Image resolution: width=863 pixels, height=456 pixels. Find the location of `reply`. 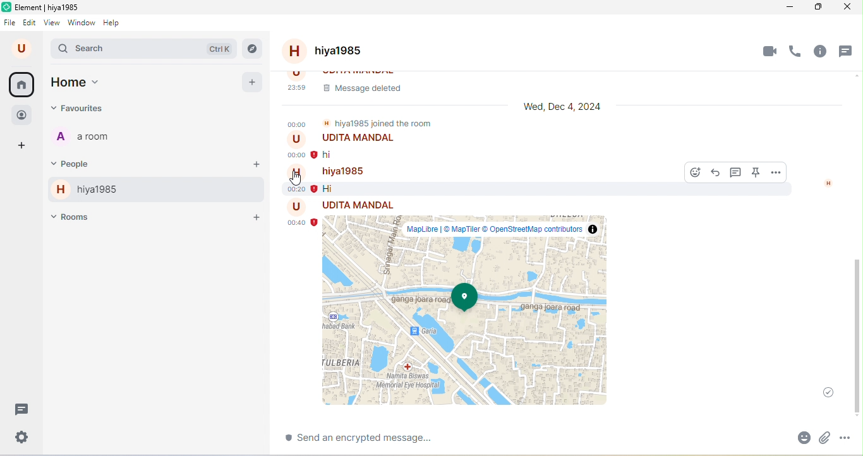

reply is located at coordinates (715, 173).